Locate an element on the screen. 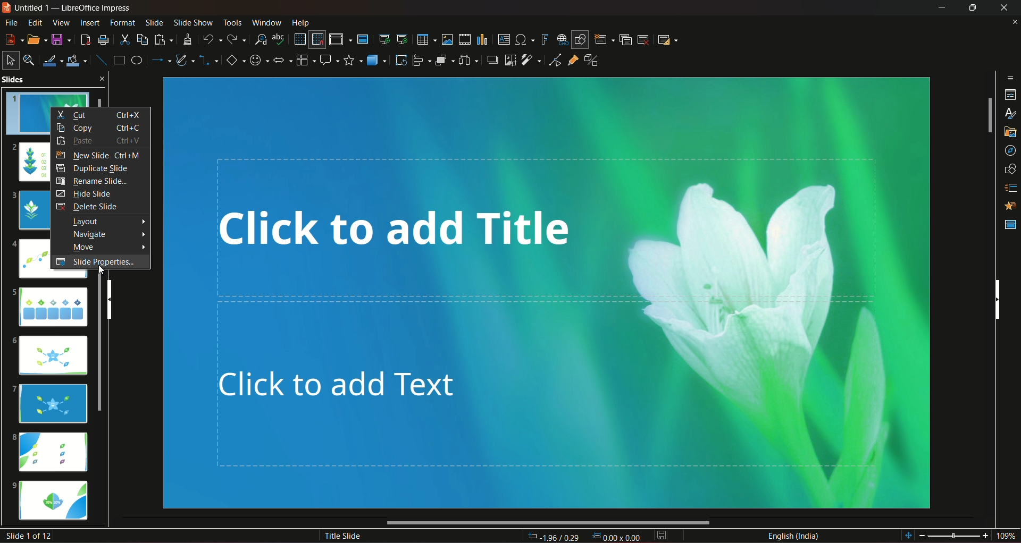 Image resolution: width=1021 pixels, height=543 pixels. copy is located at coordinates (78, 128).